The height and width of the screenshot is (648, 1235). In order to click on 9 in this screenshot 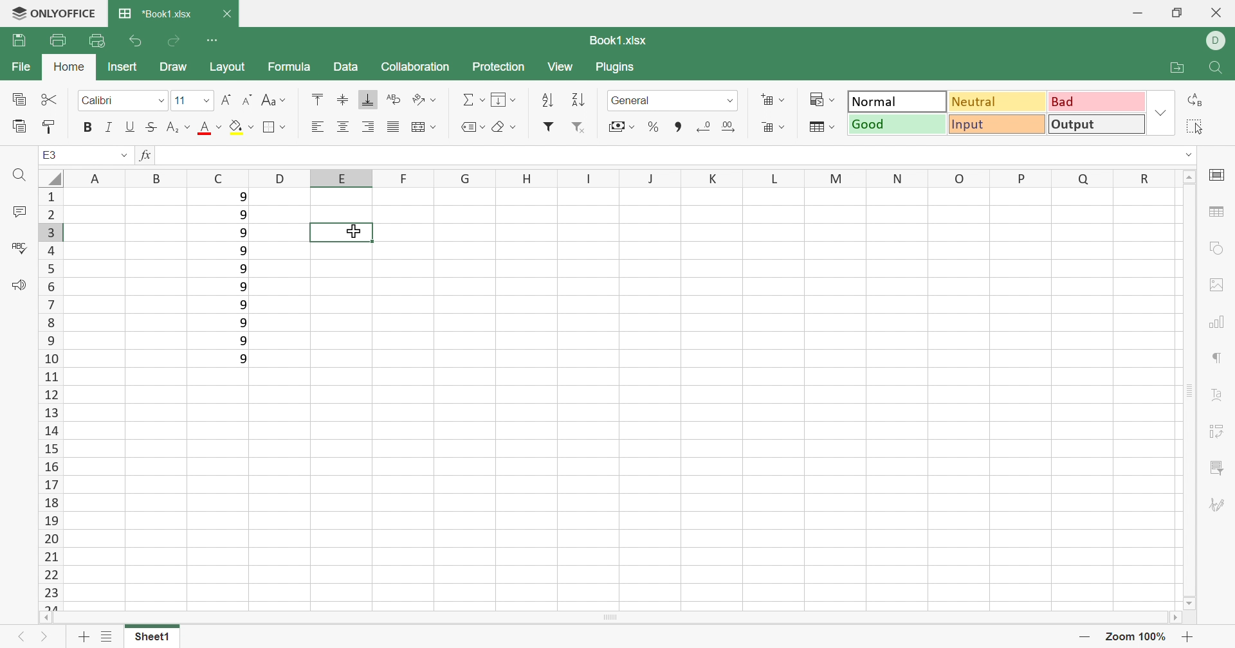, I will do `click(244, 359)`.